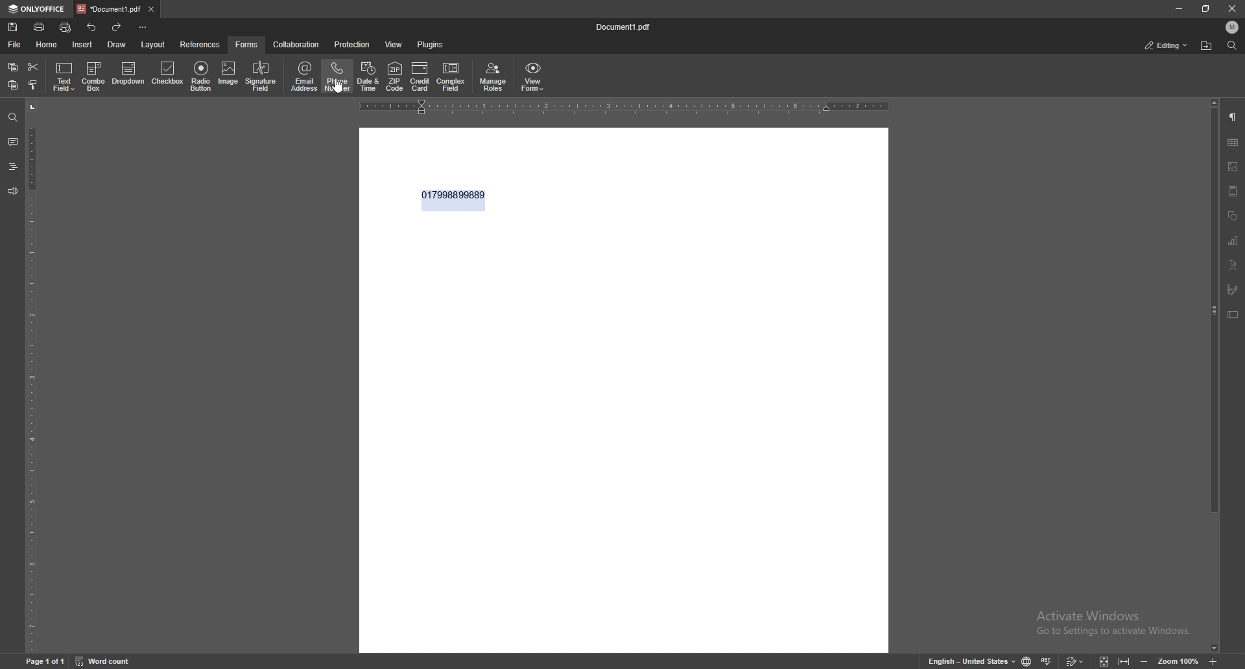  I want to click on word count, so click(106, 661).